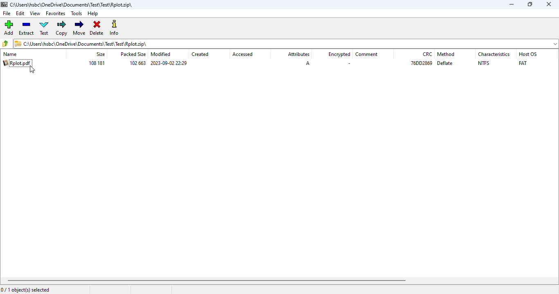  What do you see at coordinates (367, 54) in the screenshot?
I see `comment` at bounding box center [367, 54].